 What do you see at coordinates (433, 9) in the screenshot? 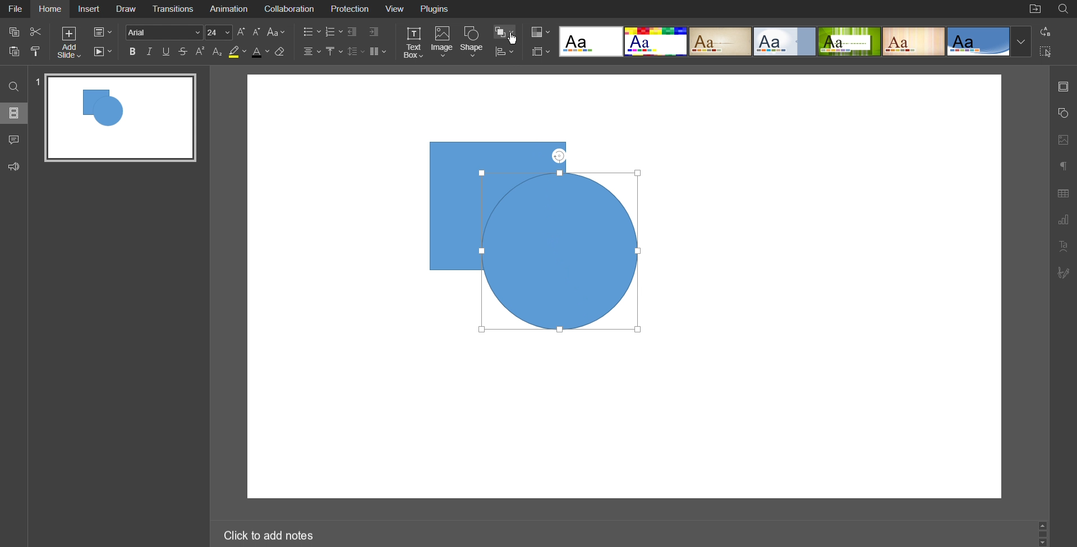
I see `Plugins` at bounding box center [433, 9].